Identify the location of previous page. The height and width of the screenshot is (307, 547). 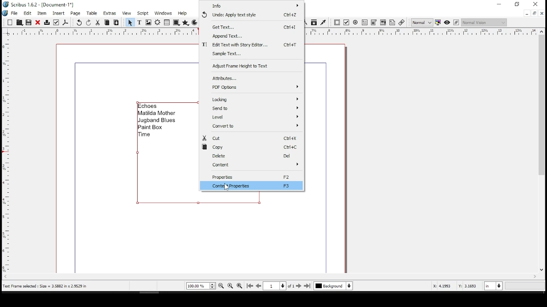
(259, 286).